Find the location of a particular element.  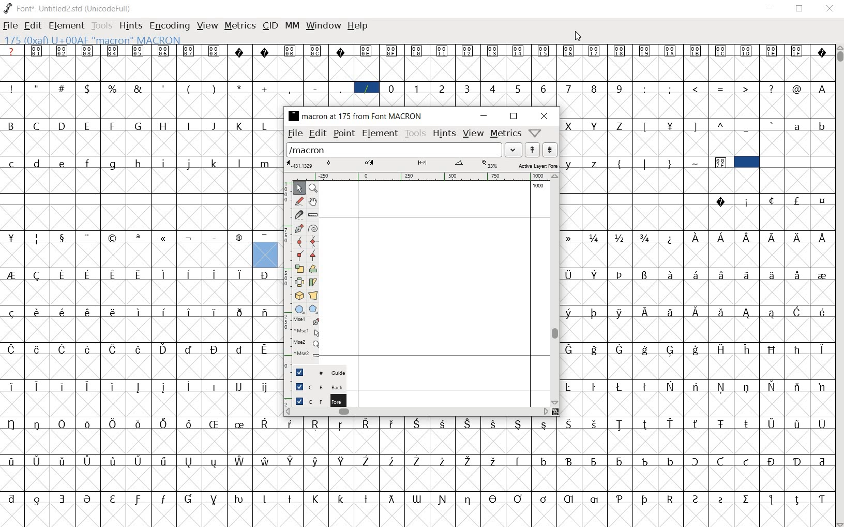

Symbol is located at coordinates (821, 386).